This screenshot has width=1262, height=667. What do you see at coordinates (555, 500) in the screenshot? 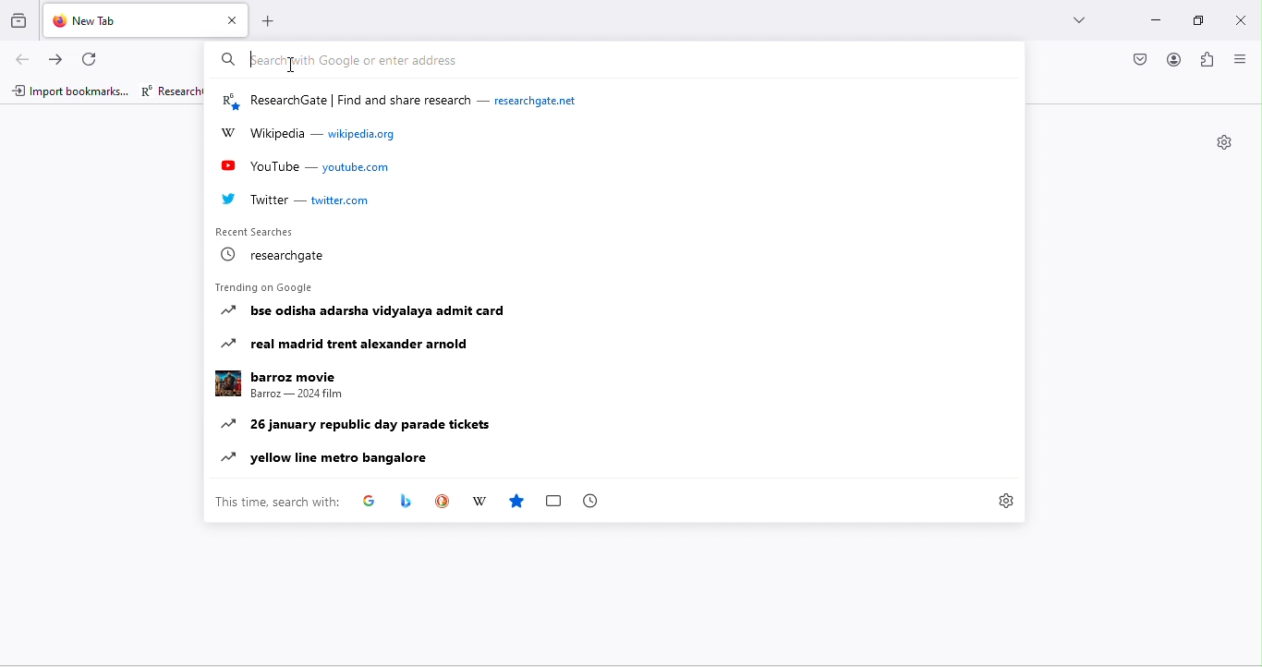
I see `box` at bounding box center [555, 500].